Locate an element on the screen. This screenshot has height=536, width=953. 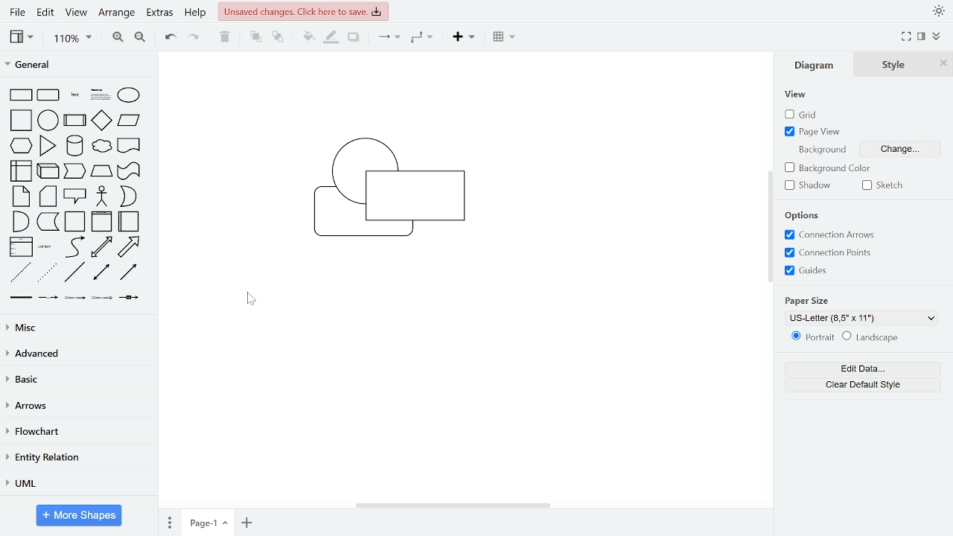
triangle is located at coordinates (46, 146).